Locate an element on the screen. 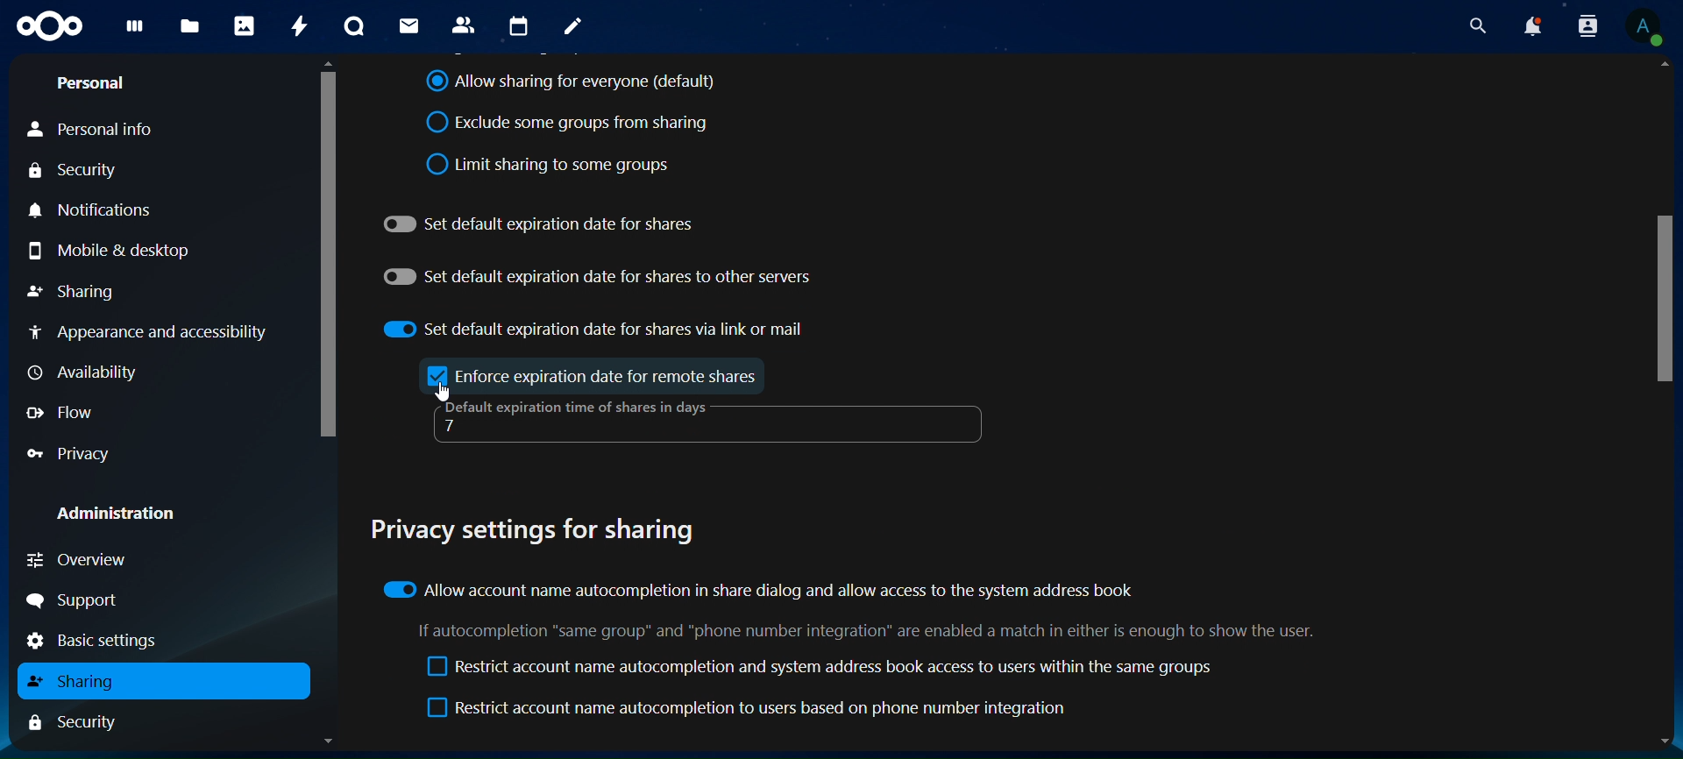  icon is located at coordinates (47, 28).